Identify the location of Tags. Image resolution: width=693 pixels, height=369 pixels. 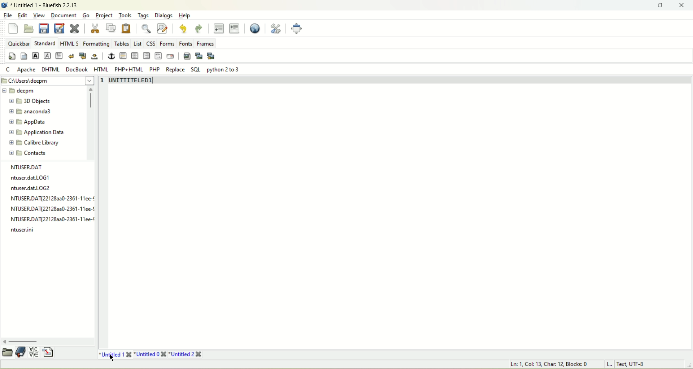
(145, 16).